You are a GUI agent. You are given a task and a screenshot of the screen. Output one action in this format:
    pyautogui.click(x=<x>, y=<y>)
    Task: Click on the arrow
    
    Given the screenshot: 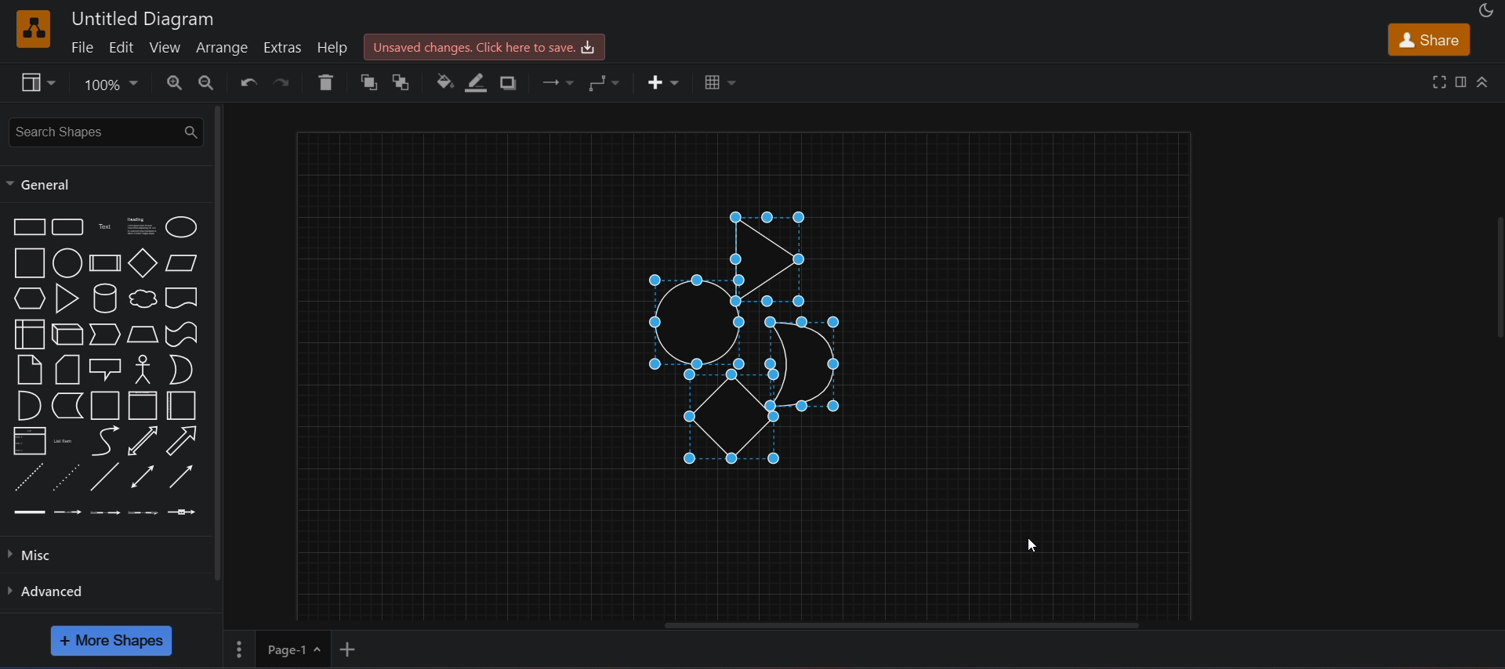 What is the action you would take?
    pyautogui.click(x=182, y=439)
    